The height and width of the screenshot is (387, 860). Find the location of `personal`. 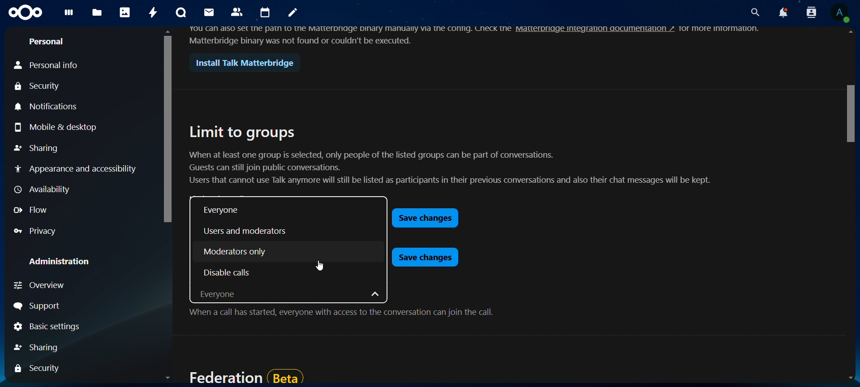

personal is located at coordinates (48, 41).